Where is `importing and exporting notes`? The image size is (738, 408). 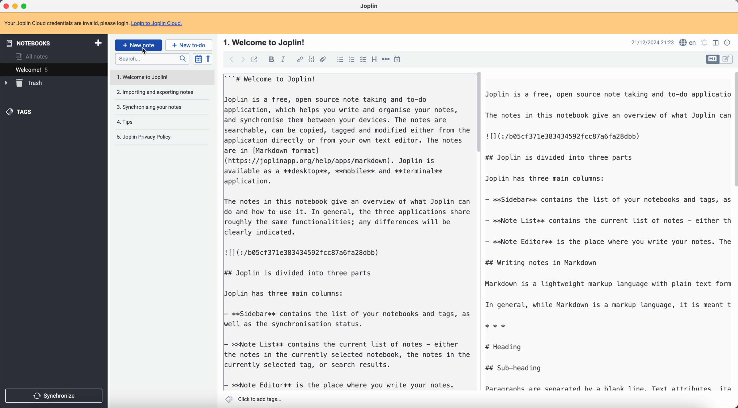
importing and exporting notes is located at coordinates (156, 92).